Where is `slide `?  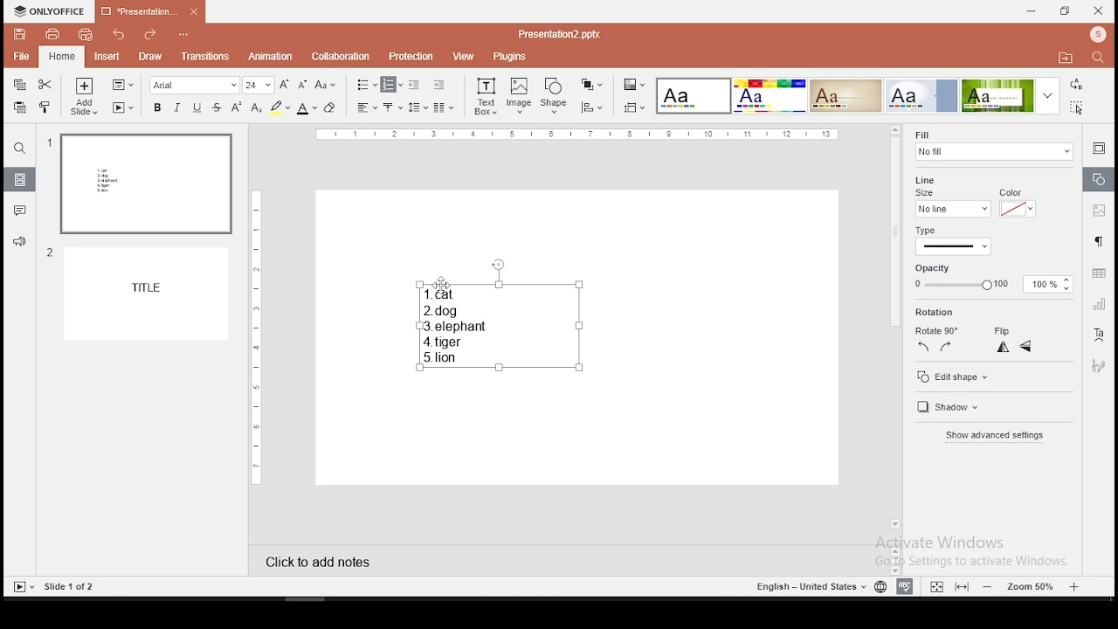
slide  is located at coordinates (150, 294).